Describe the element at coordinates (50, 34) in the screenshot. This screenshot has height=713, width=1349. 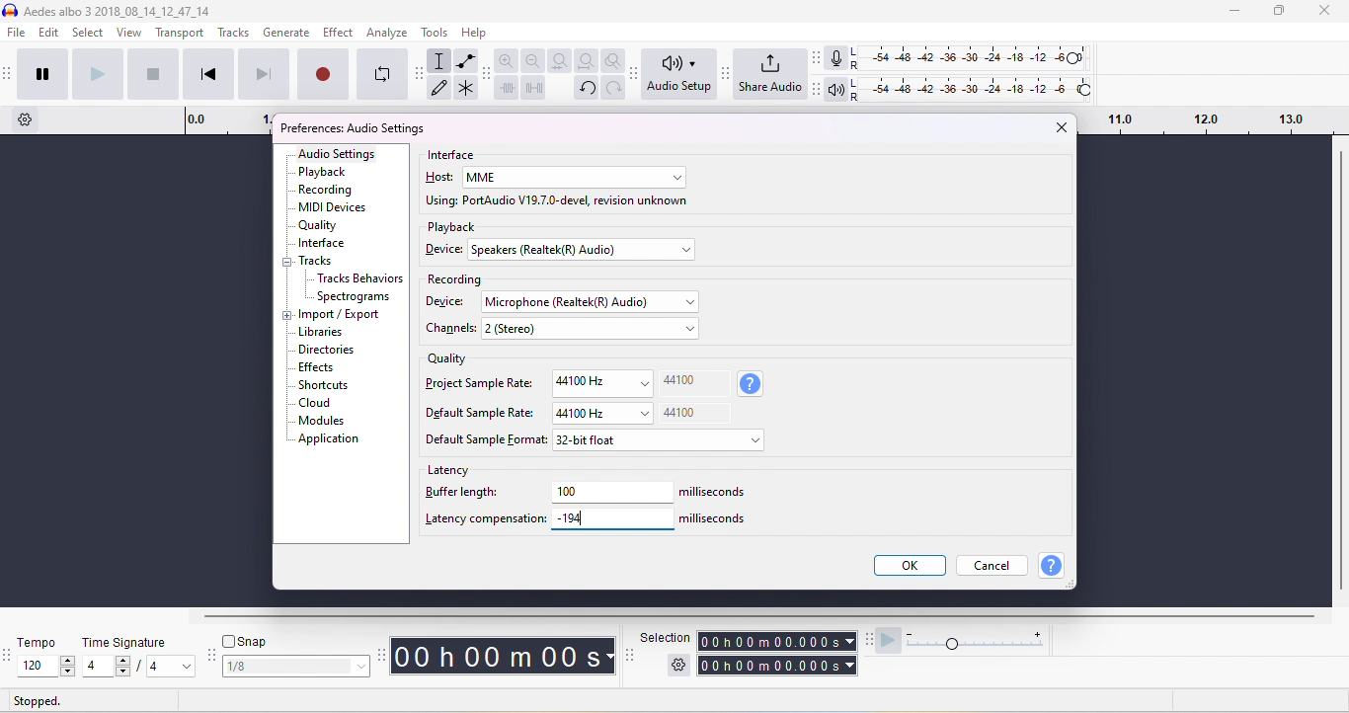
I see `edit` at that location.